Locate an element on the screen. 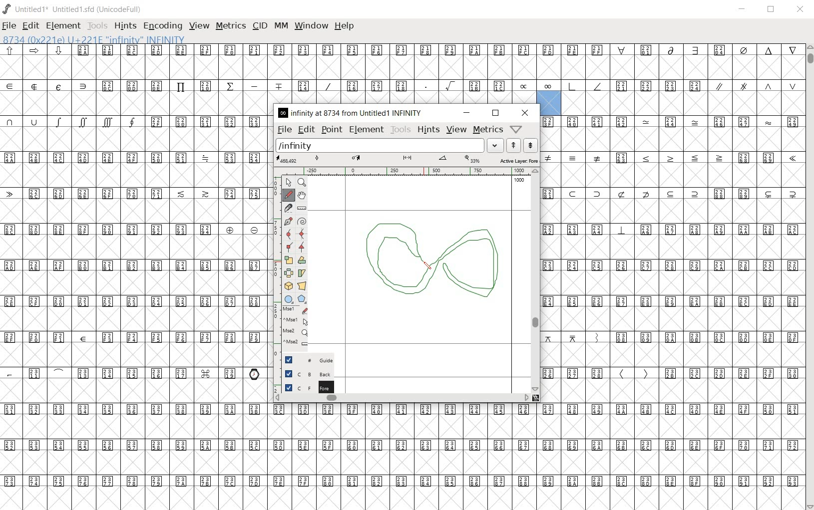  edit is located at coordinates (30, 25).